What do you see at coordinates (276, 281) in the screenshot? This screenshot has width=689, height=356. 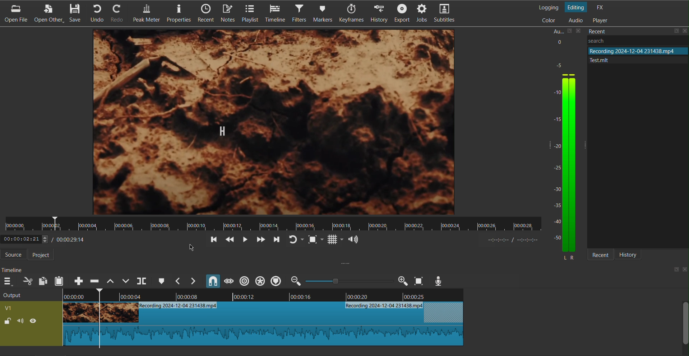 I see `Ripple Markers` at bounding box center [276, 281].